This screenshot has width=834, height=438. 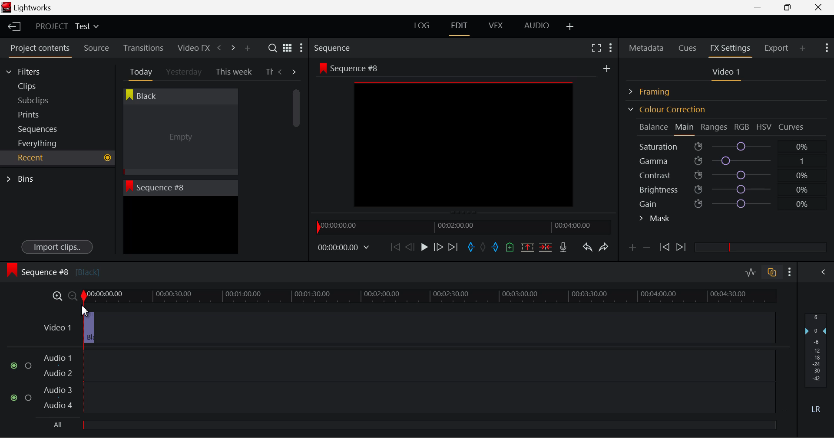 What do you see at coordinates (71, 294) in the screenshot?
I see `Timeline Zoom Out` at bounding box center [71, 294].